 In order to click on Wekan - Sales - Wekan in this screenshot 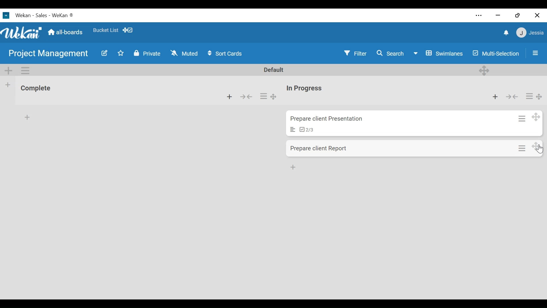, I will do `click(46, 15)`.